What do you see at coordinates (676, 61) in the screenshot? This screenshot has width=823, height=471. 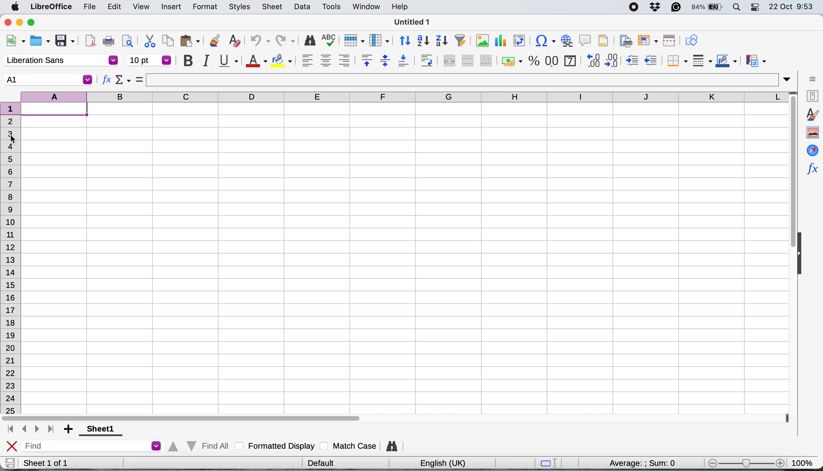 I see `borders` at bounding box center [676, 61].